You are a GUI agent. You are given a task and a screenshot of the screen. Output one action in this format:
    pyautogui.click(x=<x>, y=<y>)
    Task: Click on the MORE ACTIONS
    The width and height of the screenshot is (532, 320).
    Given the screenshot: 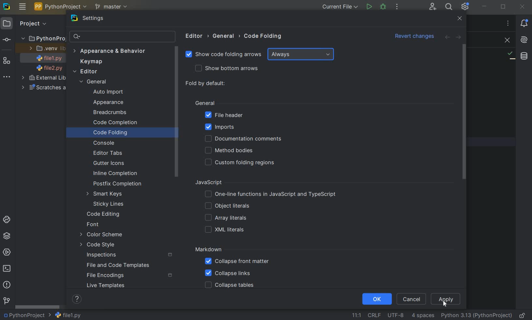 What is the action you would take?
    pyautogui.click(x=397, y=7)
    